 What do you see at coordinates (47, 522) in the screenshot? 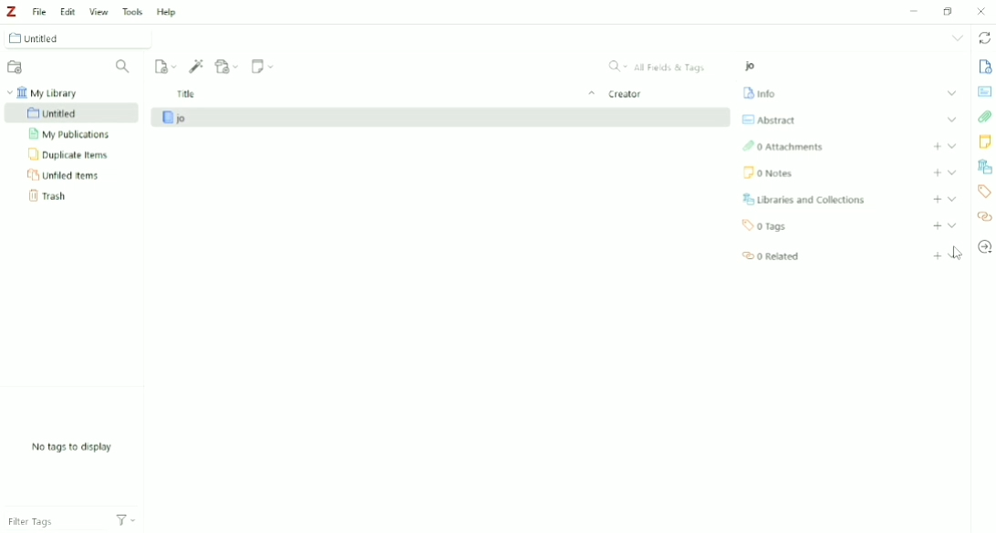
I see `Filter Tags` at bounding box center [47, 522].